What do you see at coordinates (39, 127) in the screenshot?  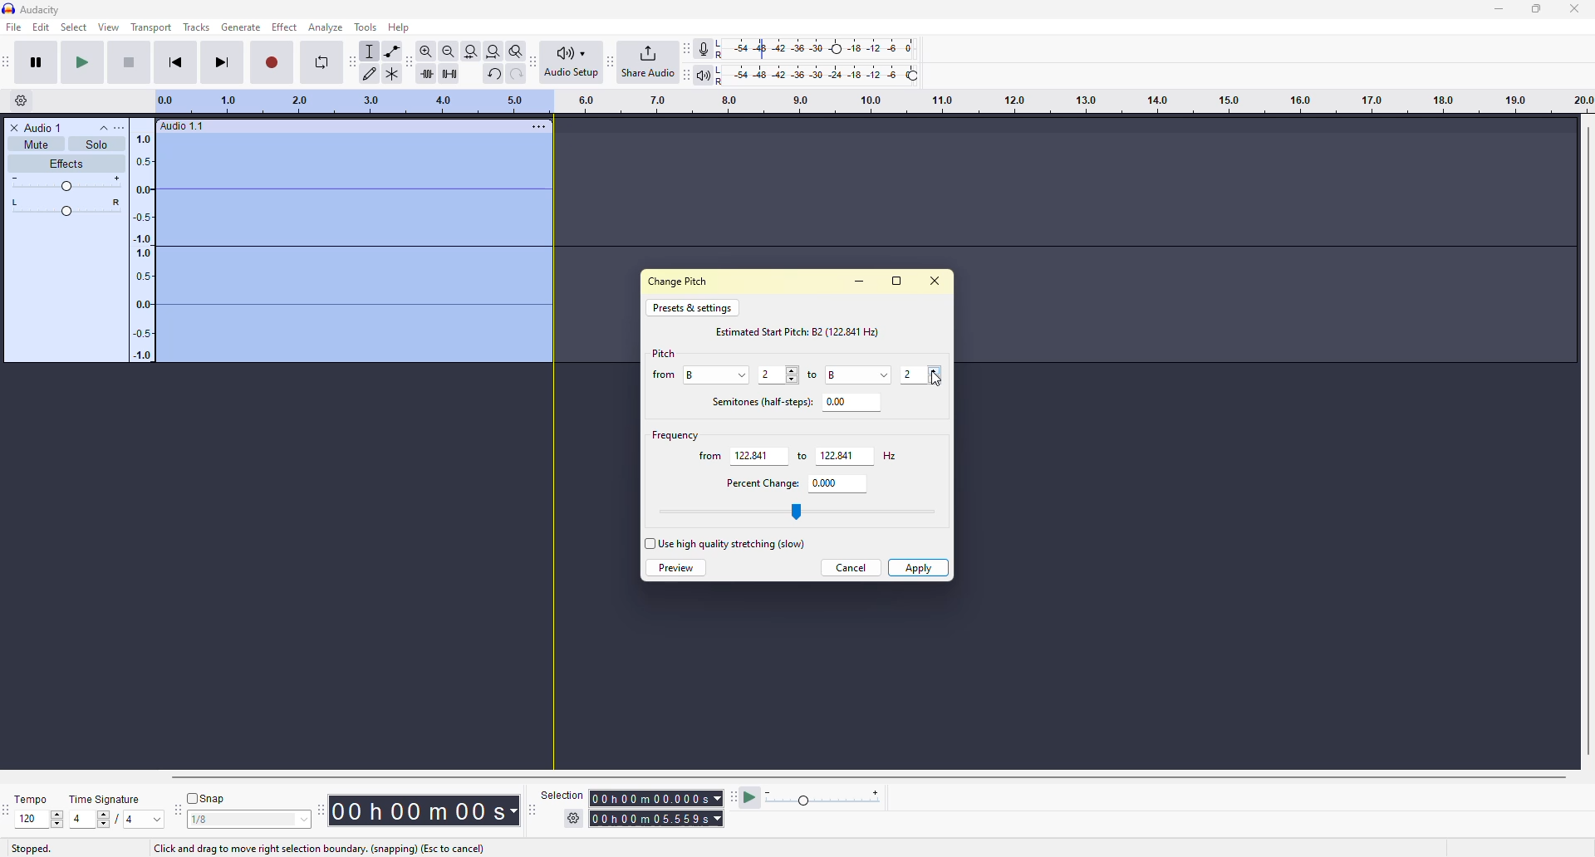 I see `audio 1` at bounding box center [39, 127].